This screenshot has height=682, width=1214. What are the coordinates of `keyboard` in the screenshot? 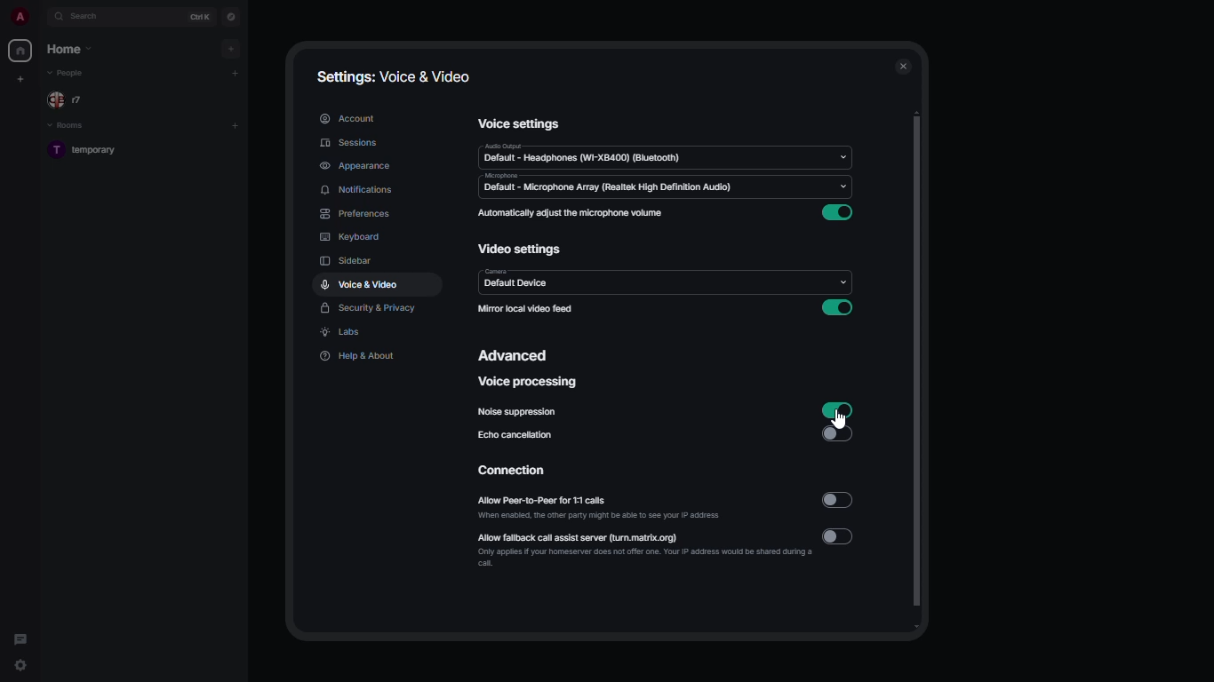 It's located at (352, 238).